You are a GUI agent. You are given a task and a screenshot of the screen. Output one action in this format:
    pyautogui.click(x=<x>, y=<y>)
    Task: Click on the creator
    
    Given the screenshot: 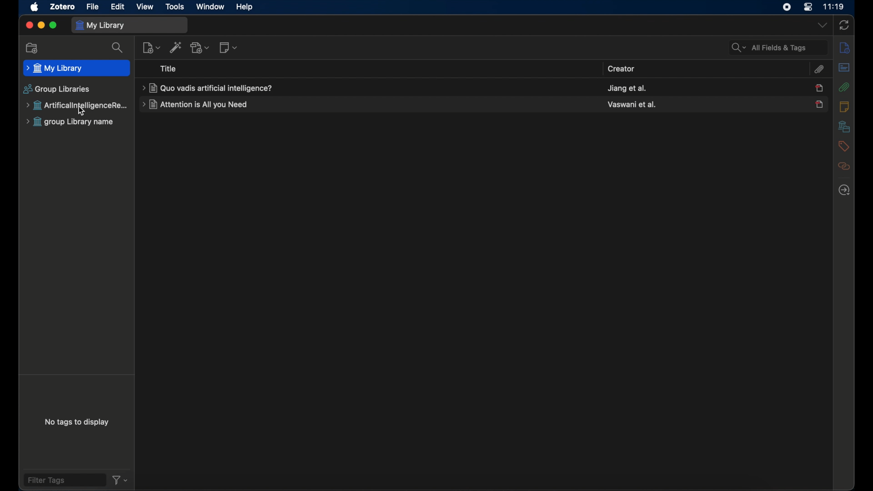 What is the action you would take?
    pyautogui.click(x=627, y=87)
    